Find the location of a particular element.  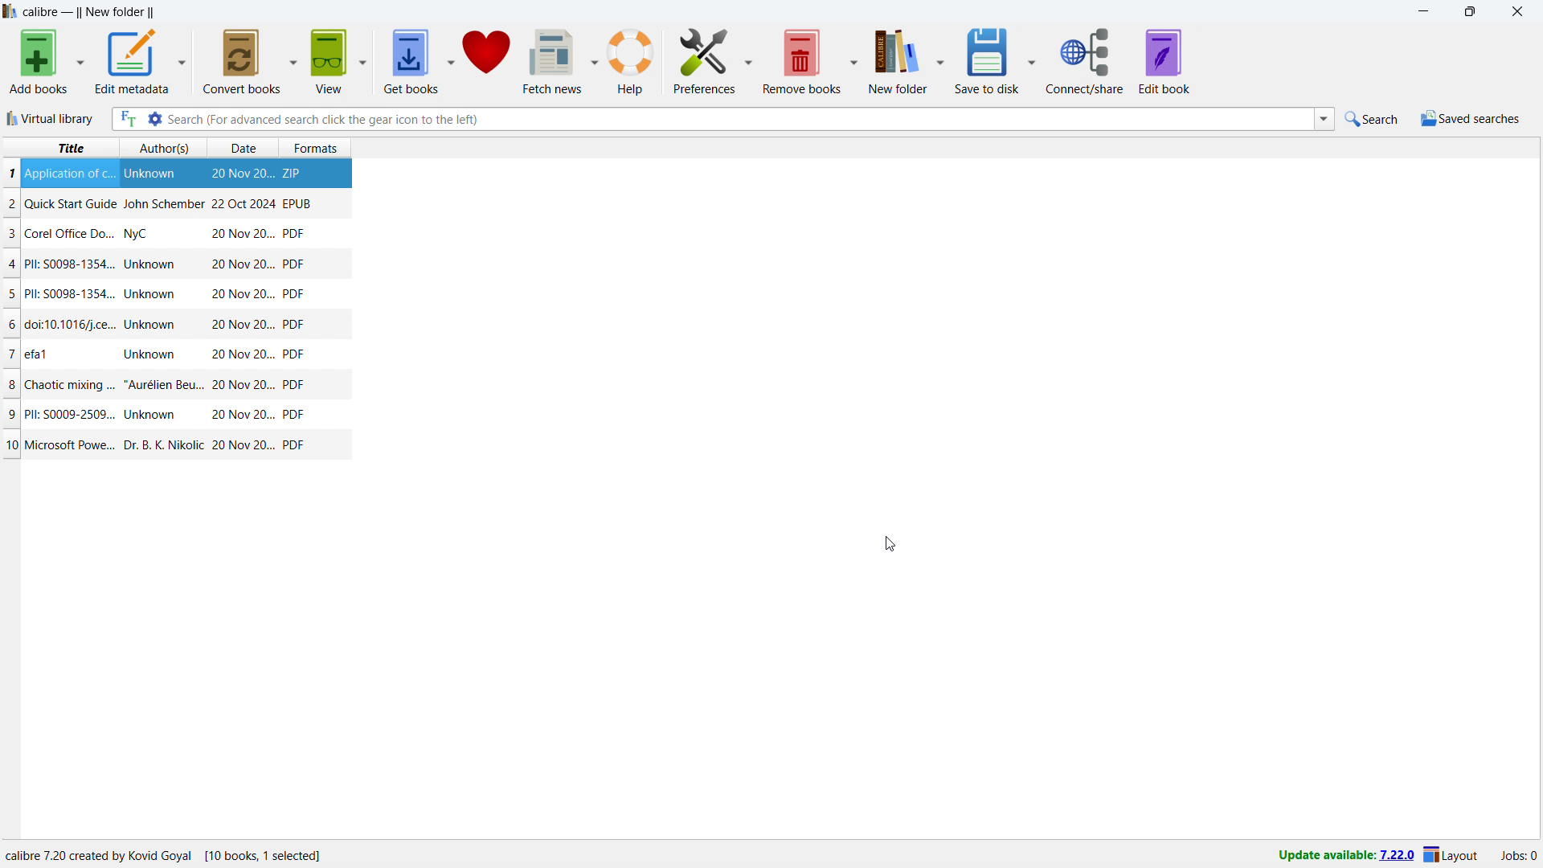

Date is located at coordinates (240, 235).